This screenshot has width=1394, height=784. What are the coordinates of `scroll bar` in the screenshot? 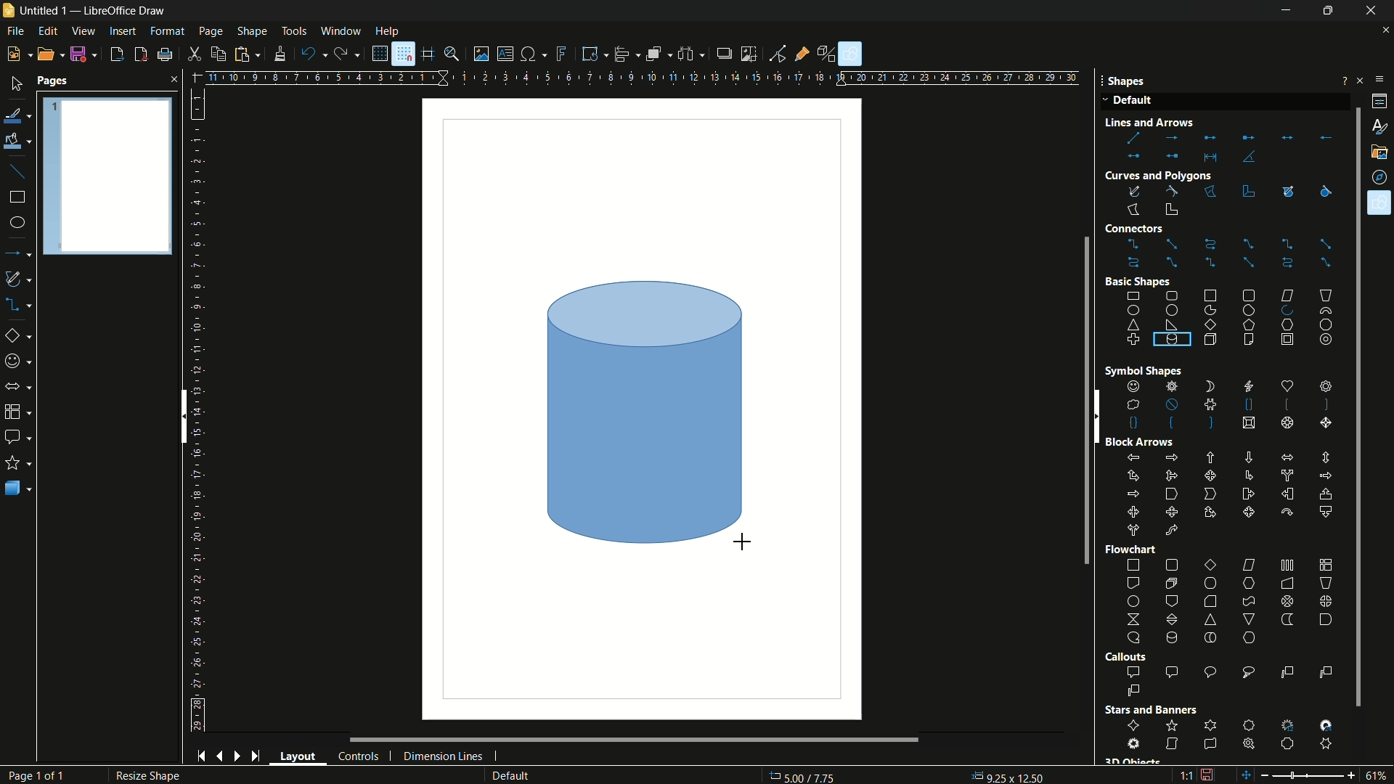 It's located at (182, 416).